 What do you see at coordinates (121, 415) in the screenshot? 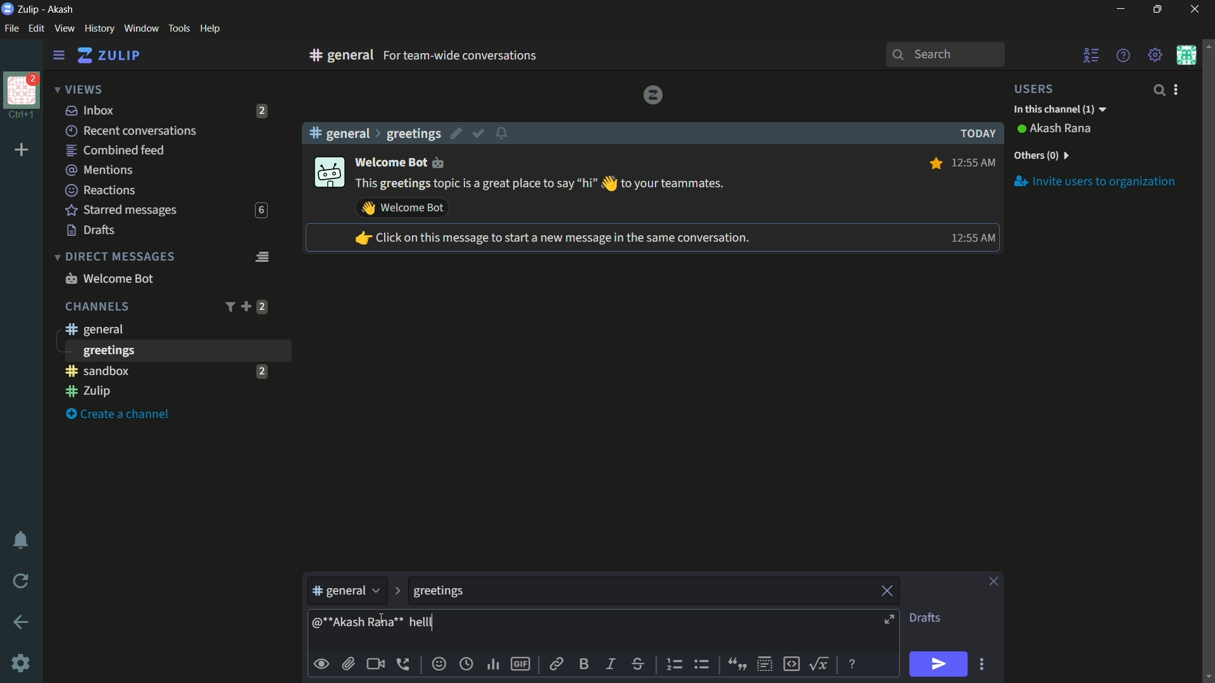
I see `create a channel` at bounding box center [121, 415].